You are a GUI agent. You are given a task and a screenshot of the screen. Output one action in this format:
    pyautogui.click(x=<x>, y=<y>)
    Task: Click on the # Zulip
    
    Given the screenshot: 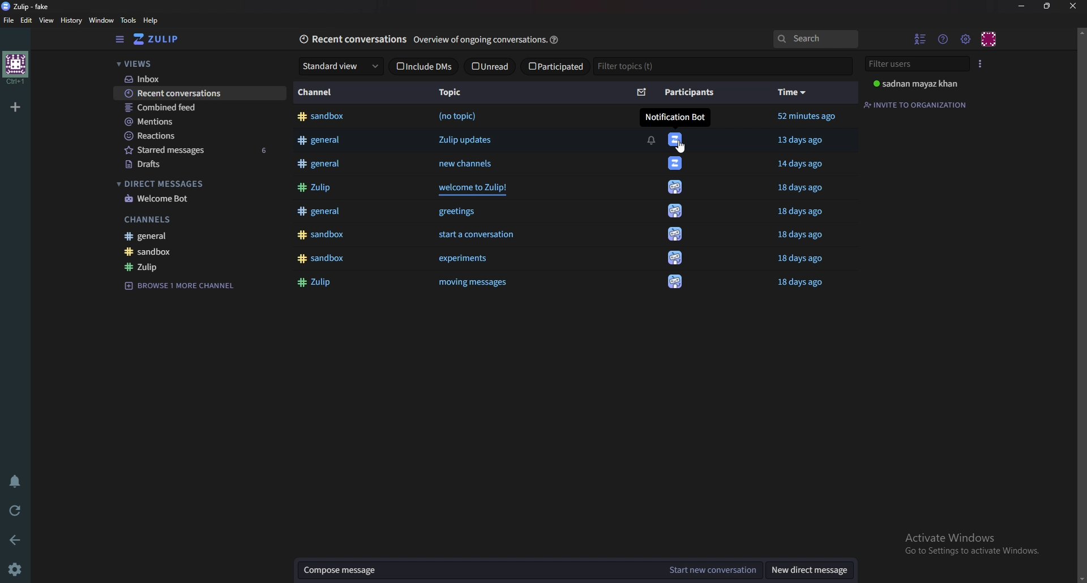 What is the action you would take?
    pyautogui.click(x=319, y=281)
    